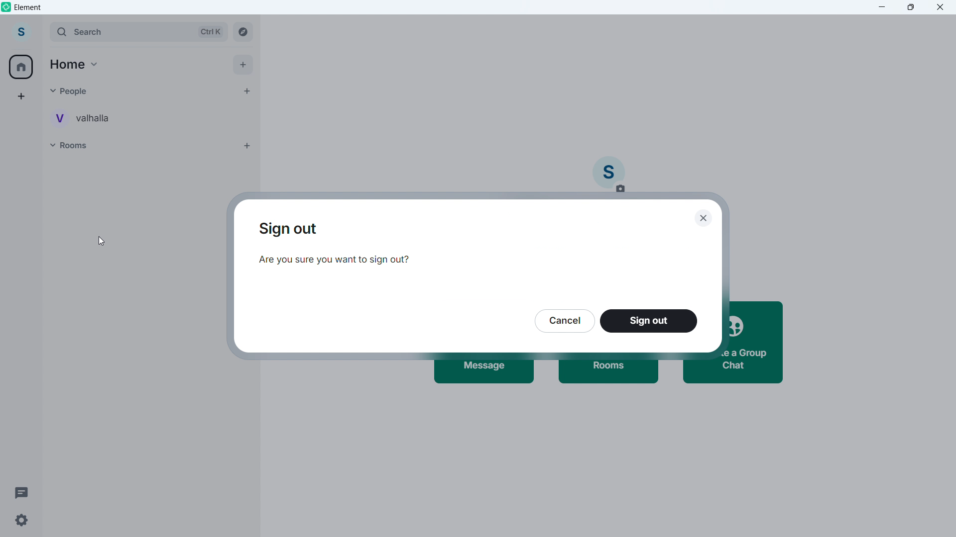  Describe the element at coordinates (337, 264) in the screenshot. I see `are you sure you want to sign out` at that location.